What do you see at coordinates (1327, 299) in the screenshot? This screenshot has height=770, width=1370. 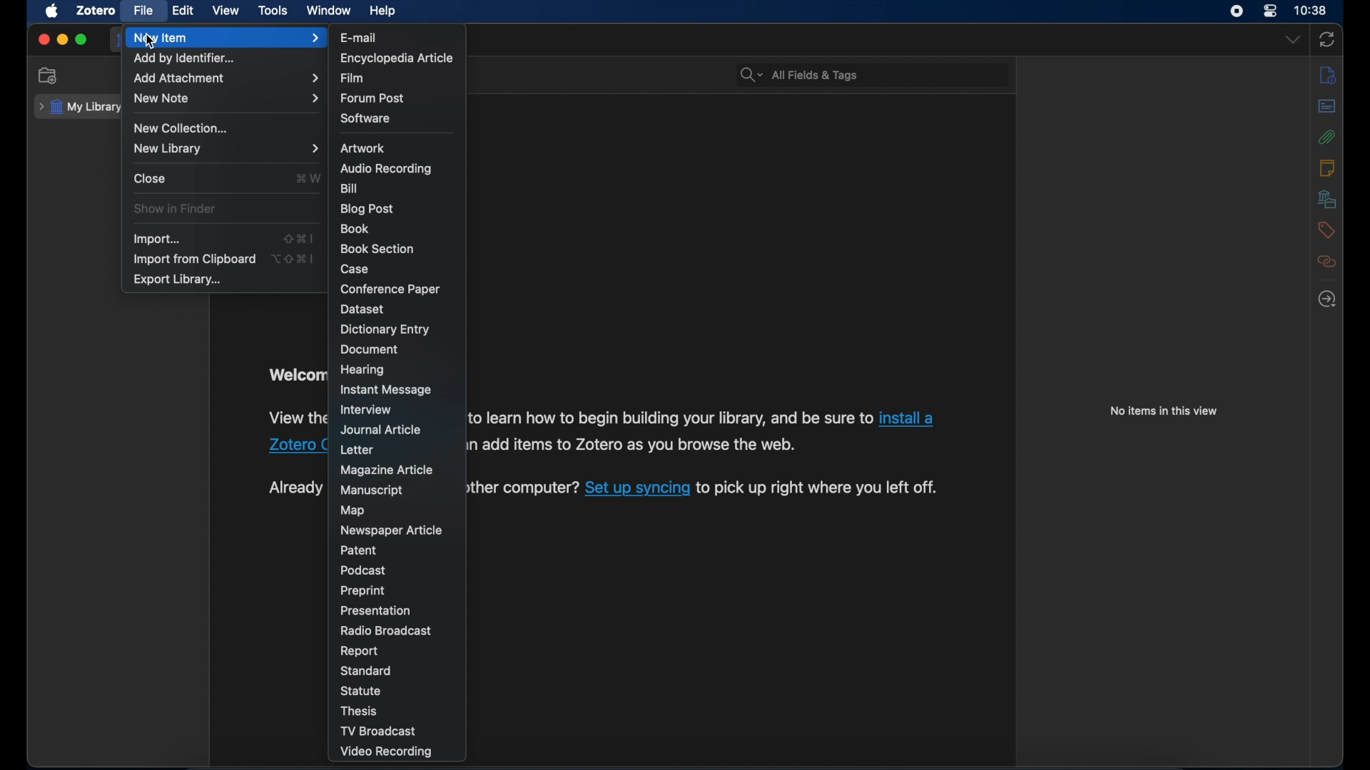 I see `locate` at bounding box center [1327, 299].